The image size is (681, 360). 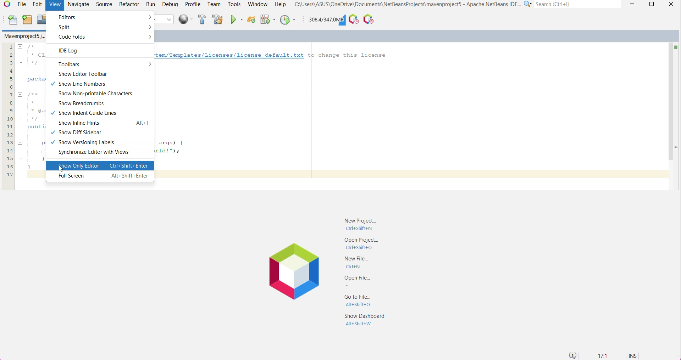 What do you see at coordinates (234, 4) in the screenshot?
I see `Tools` at bounding box center [234, 4].